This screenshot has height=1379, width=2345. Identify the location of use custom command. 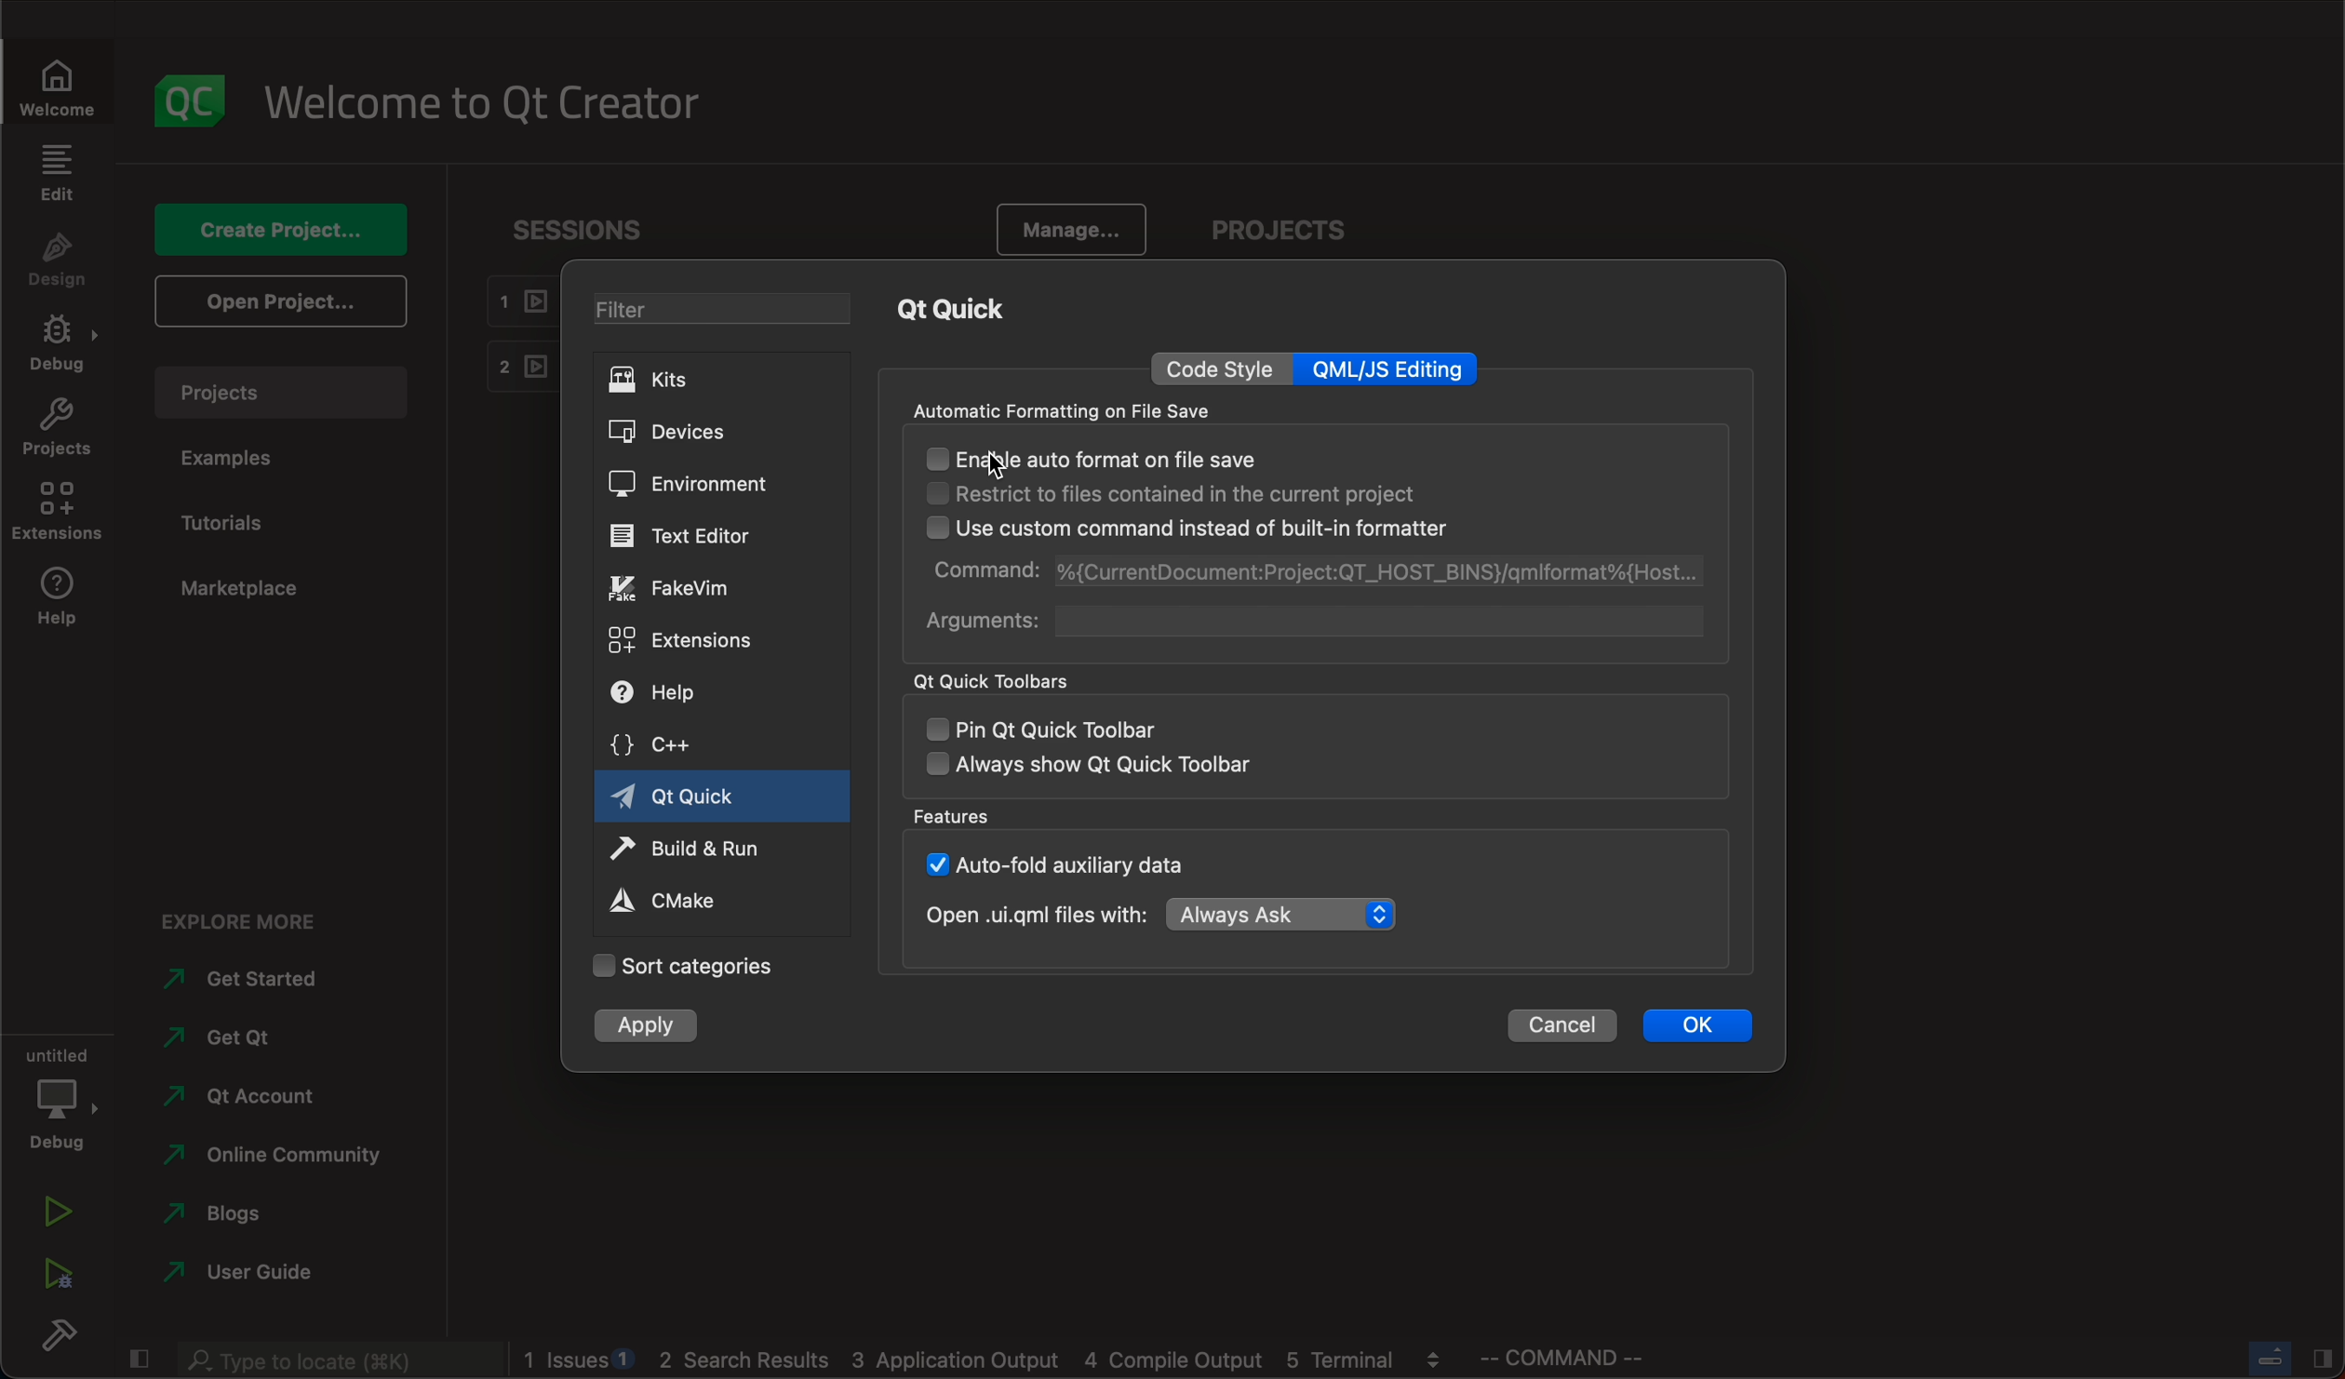
(1182, 530).